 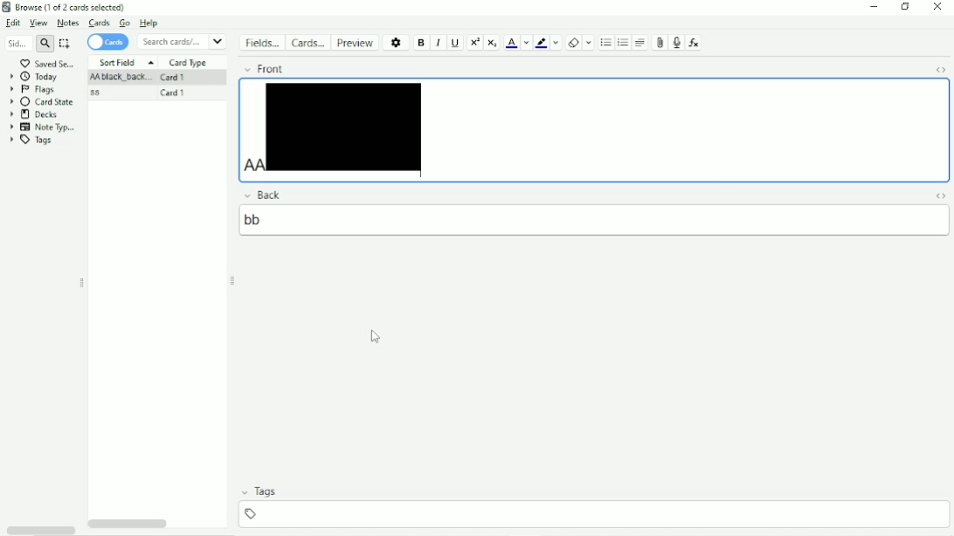 I want to click on insert back description, so click(x=590, y=221).